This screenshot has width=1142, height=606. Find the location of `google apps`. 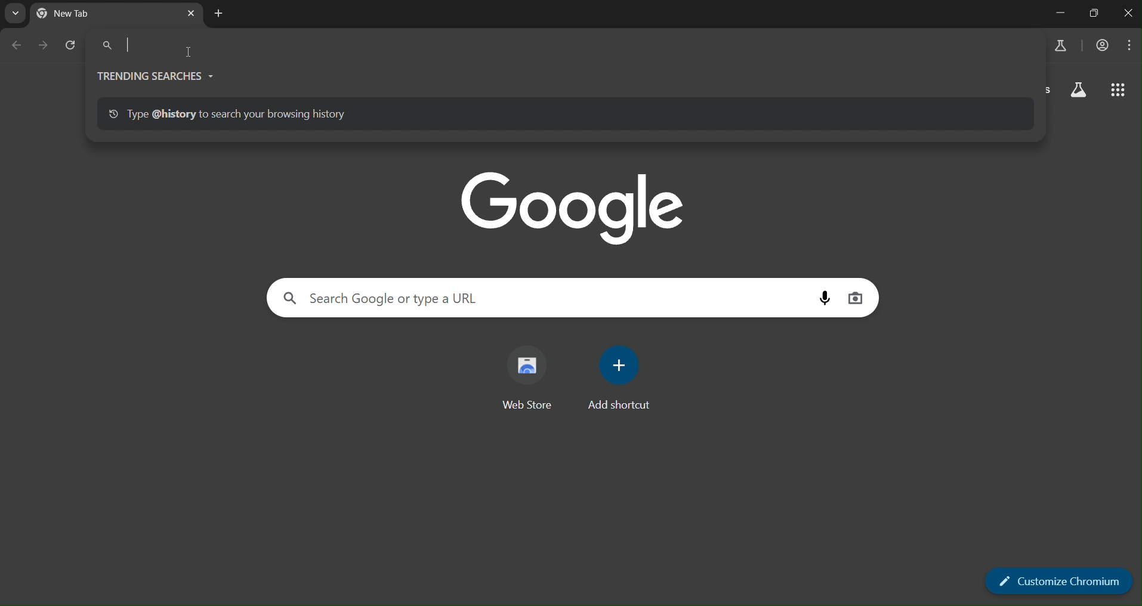

google apps is located at coordinates (1116, 88).